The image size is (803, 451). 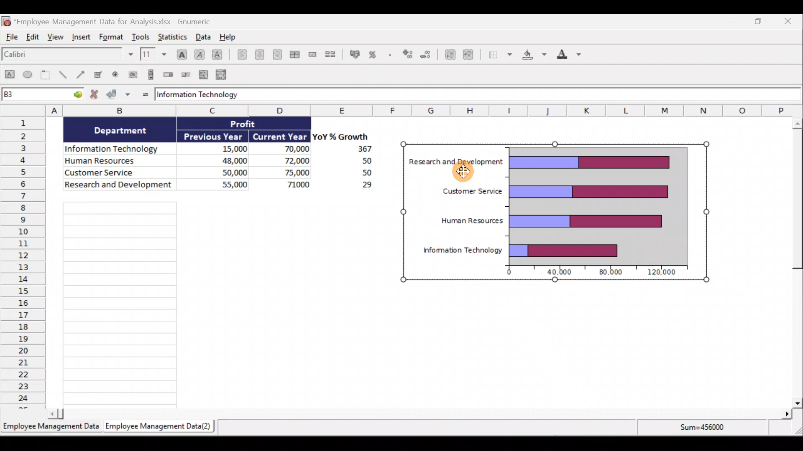 What do you see at coordinates (187, 74) in the screenshot?
I see `Create a slider` at bounding box center [187, 74].